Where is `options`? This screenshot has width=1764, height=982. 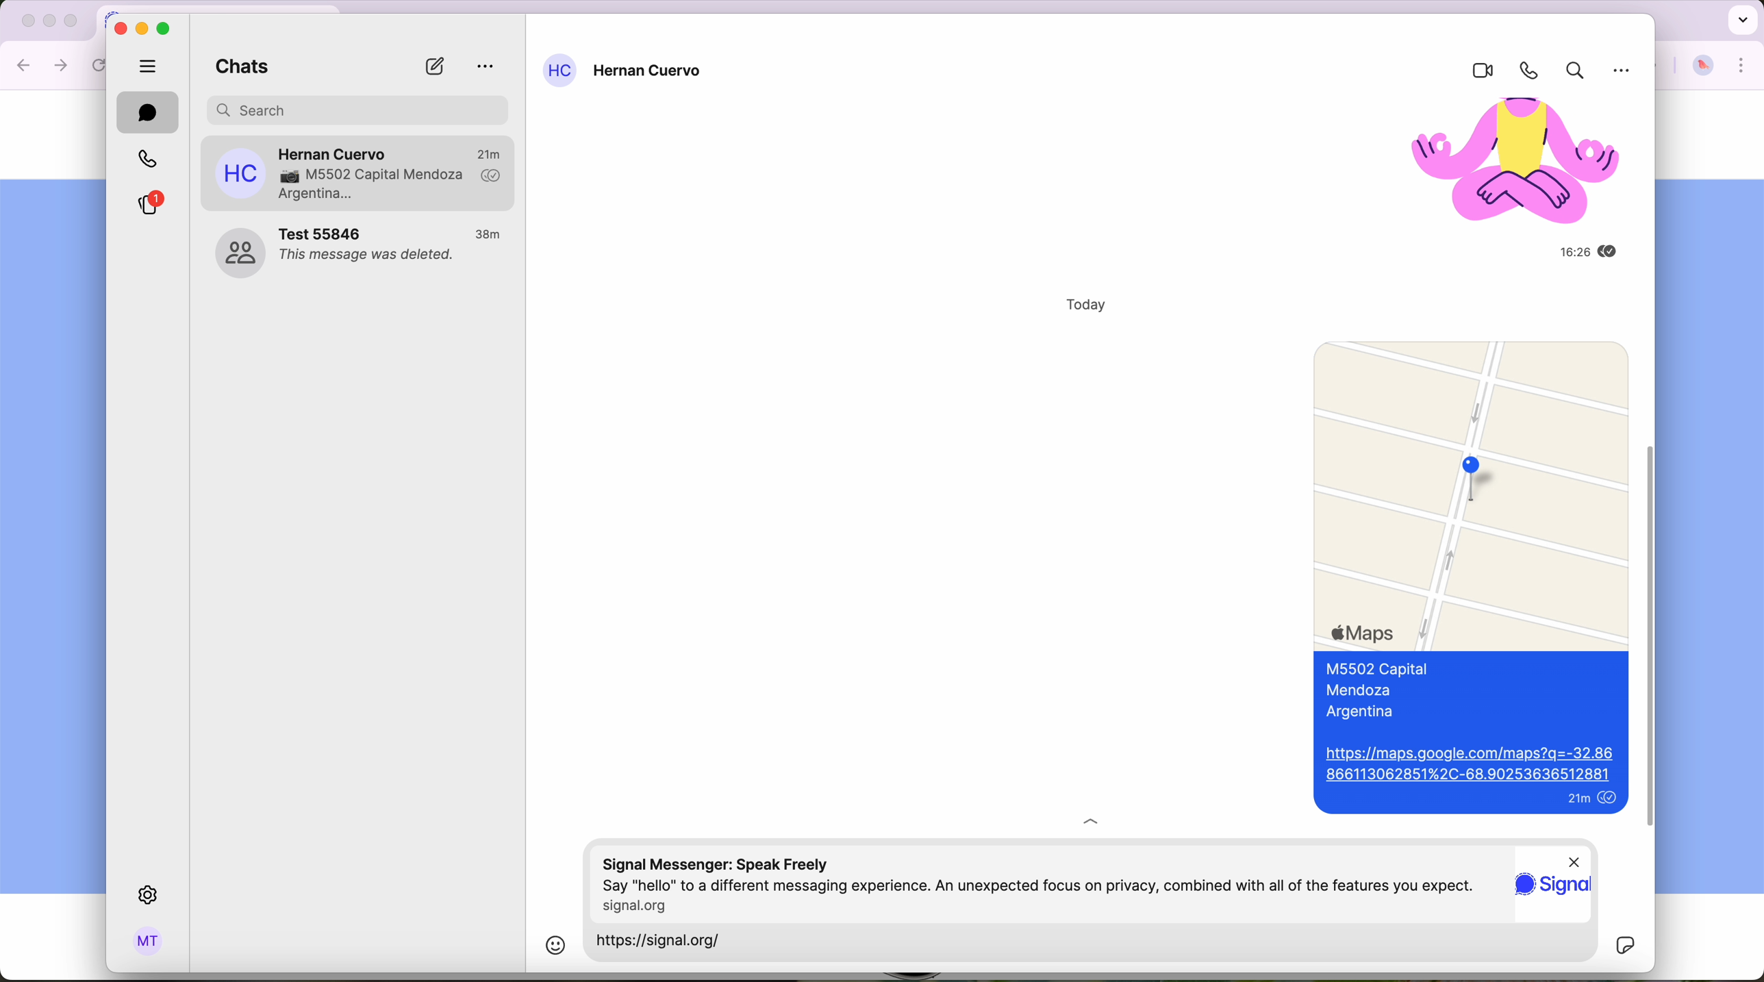
options is located at coordinates (486, 67).